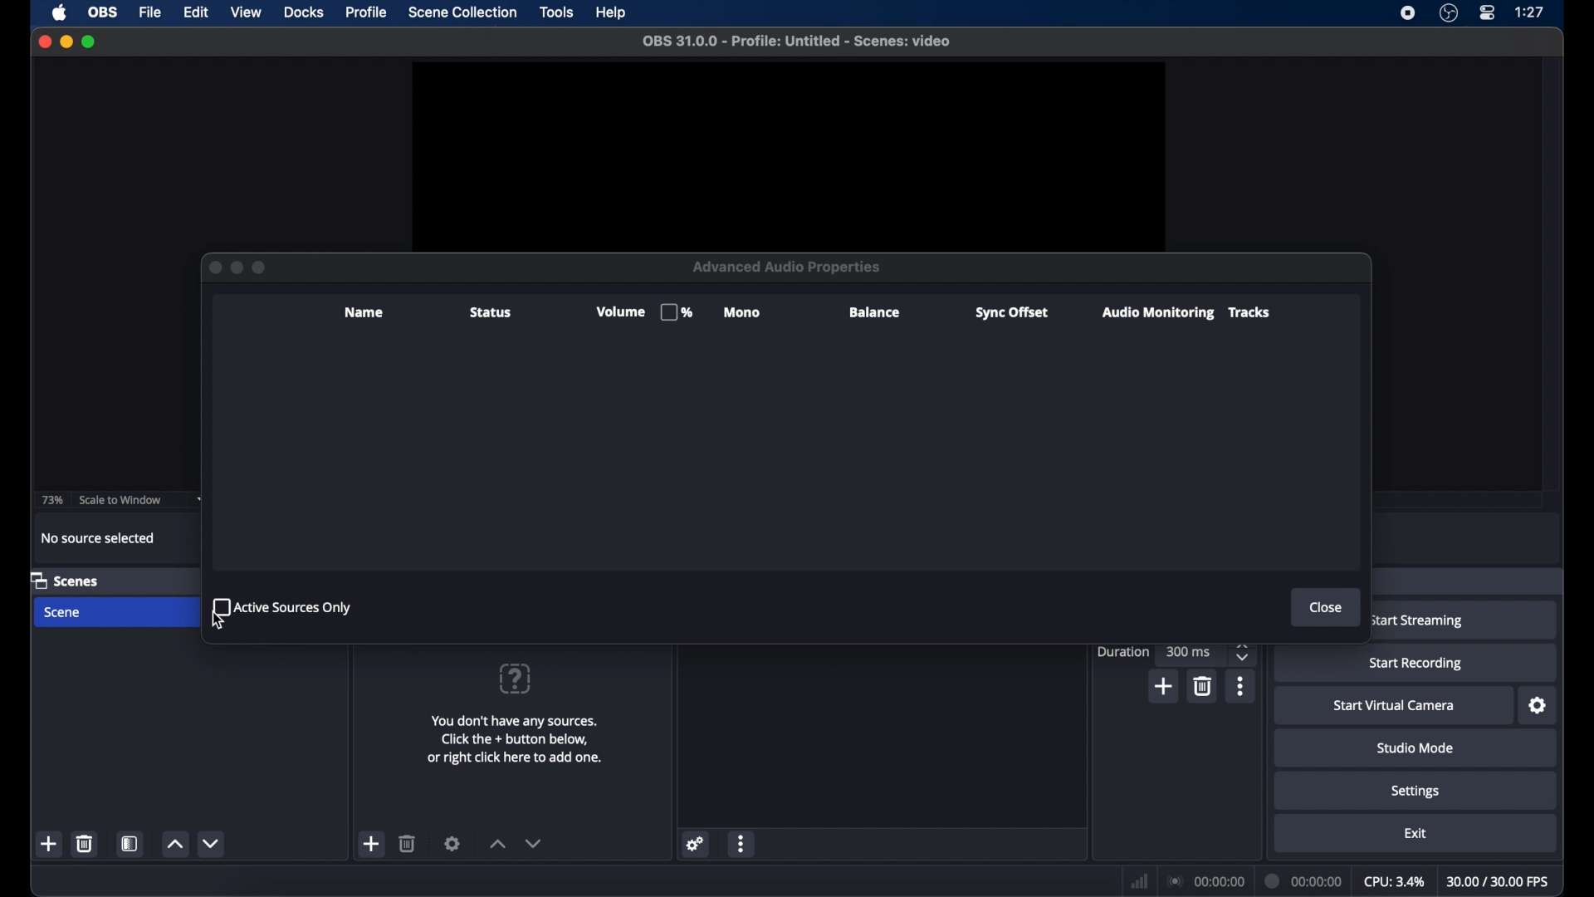 Image resolution: width=1594 pixels, height=897 pixels. What do you see at coordinates (364, 13) in the screenshot?
I see `profile` at bounding box center [364, 13].